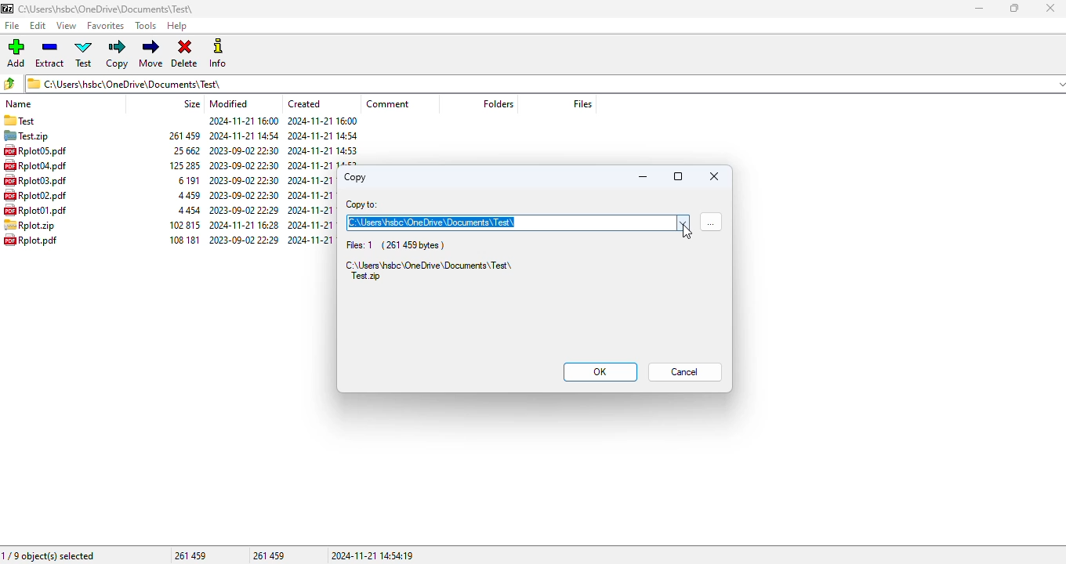 The image size is (1066, 564). Describe the element at coordinates (244, 121) in the screenshot. I see `modified date & time` at that location.